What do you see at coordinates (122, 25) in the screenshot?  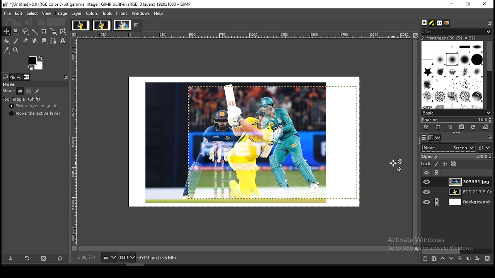 I see `image` at bounding box center [122, 25].